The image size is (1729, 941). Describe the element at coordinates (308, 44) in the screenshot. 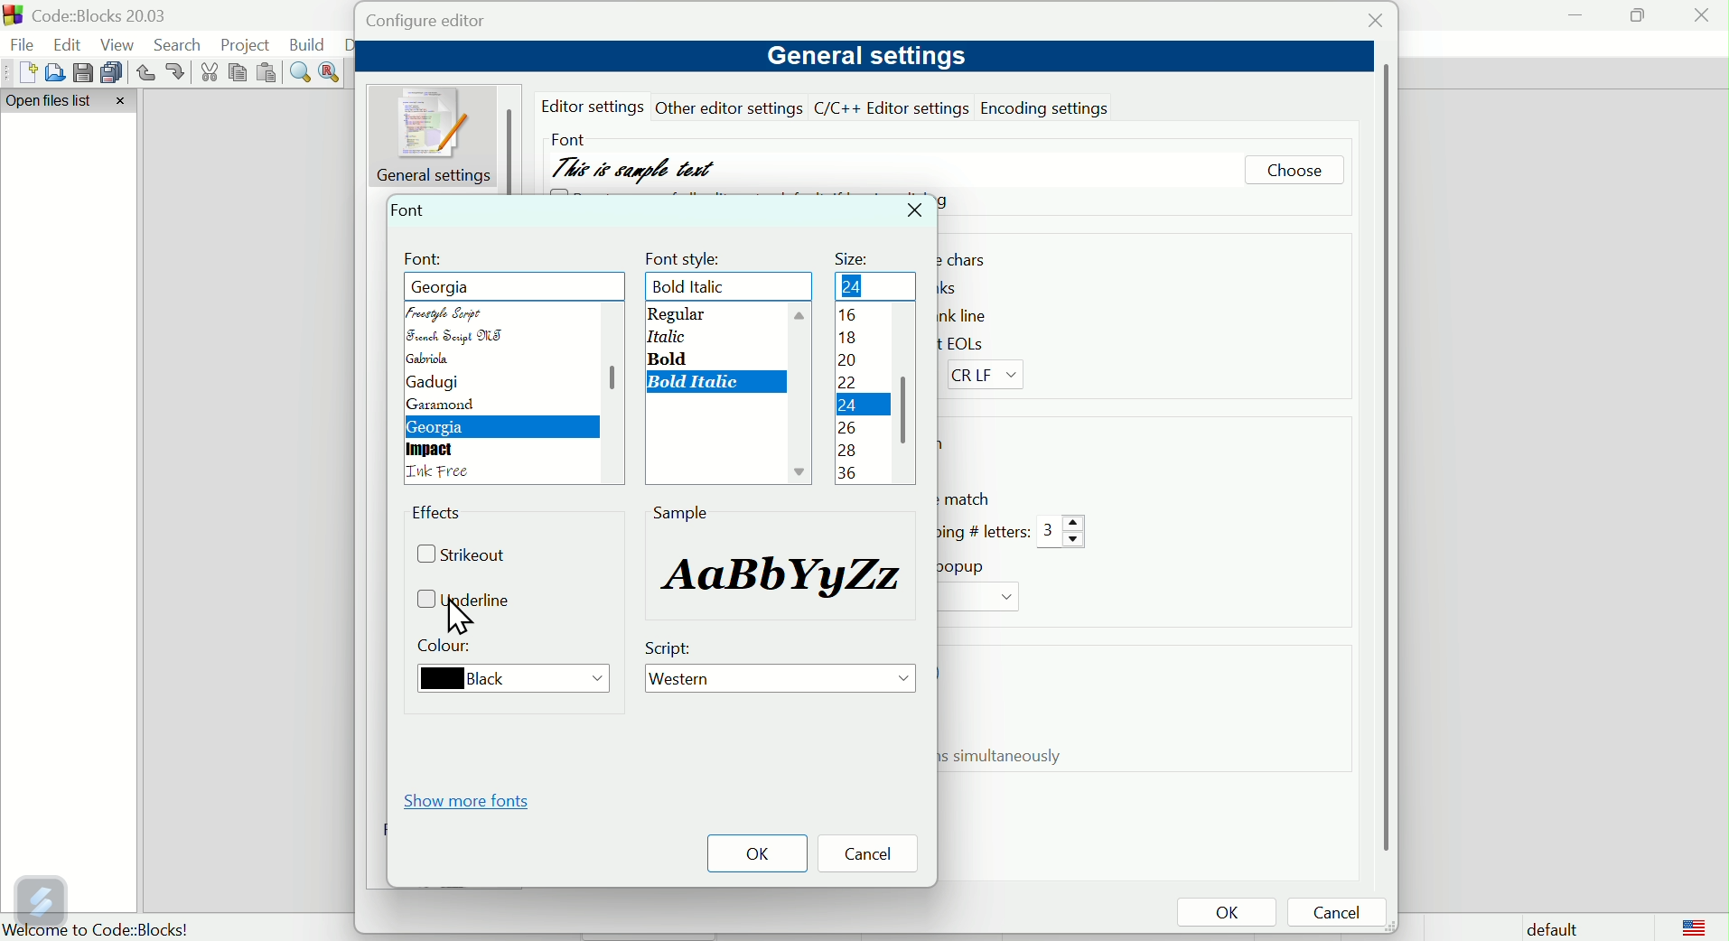

I see `Build` at that location.